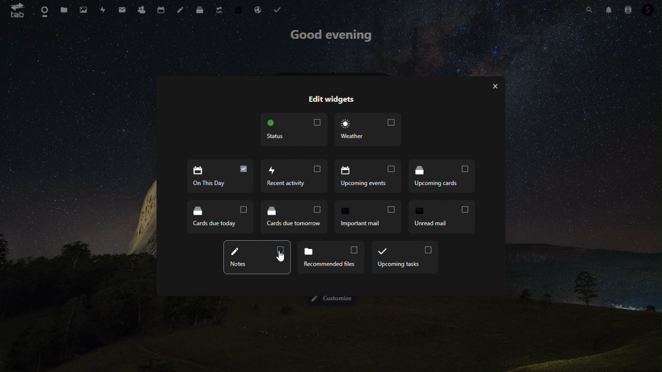 This screenshot has height=372, width=662. I want to click on Cursor, so click(282, 258).